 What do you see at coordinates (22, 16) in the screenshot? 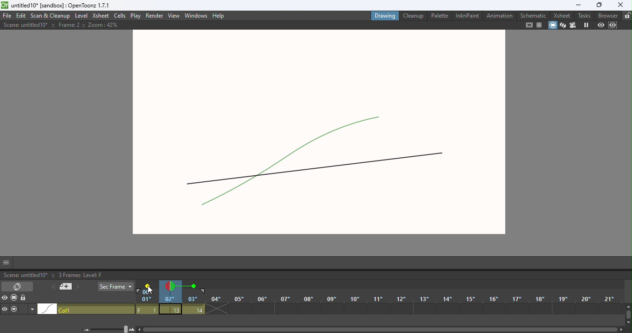
I see `Edit` at bounding box center [22, 16].